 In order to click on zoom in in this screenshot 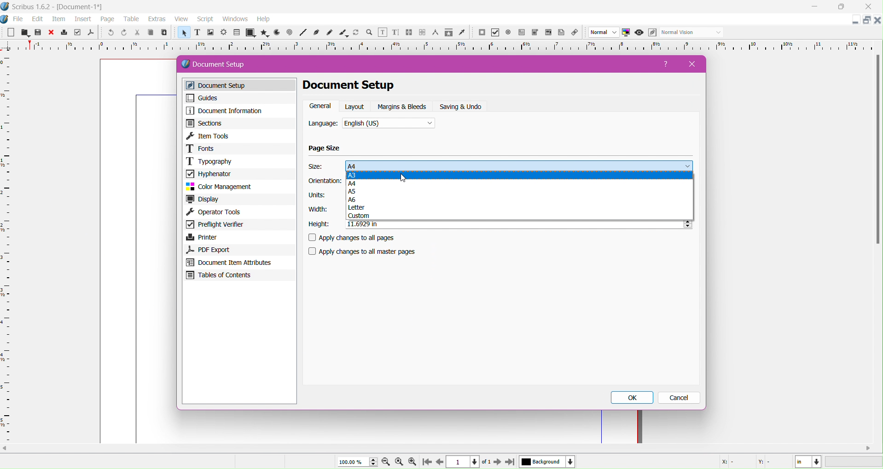, I will do `click(412, 462)`.